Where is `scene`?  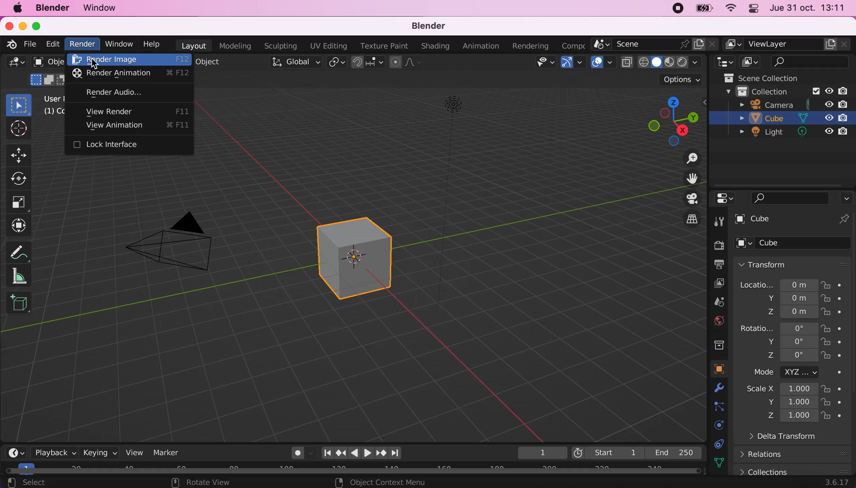 scene is located at coordinates (654, 44).